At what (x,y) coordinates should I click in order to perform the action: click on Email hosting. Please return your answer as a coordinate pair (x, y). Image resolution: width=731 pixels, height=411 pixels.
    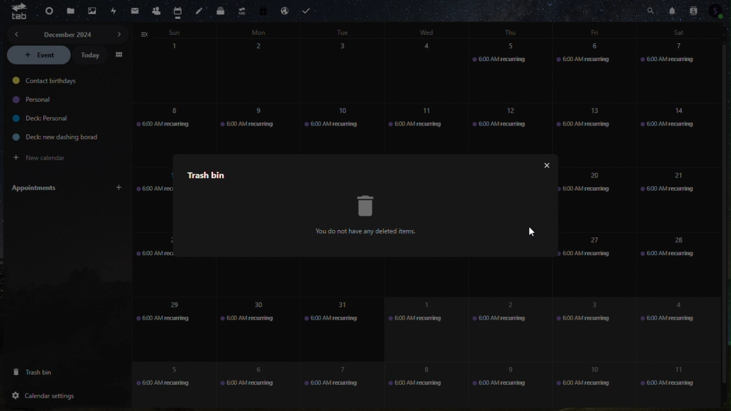
    Looking at the image, I should click on (285, 9).